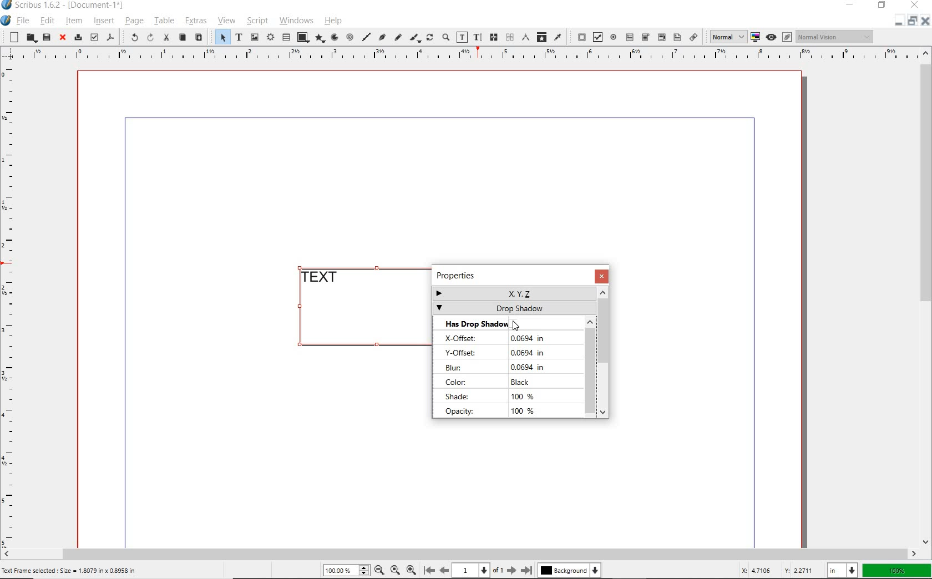  I want to click on edit contents of frame, so click(462, 38).